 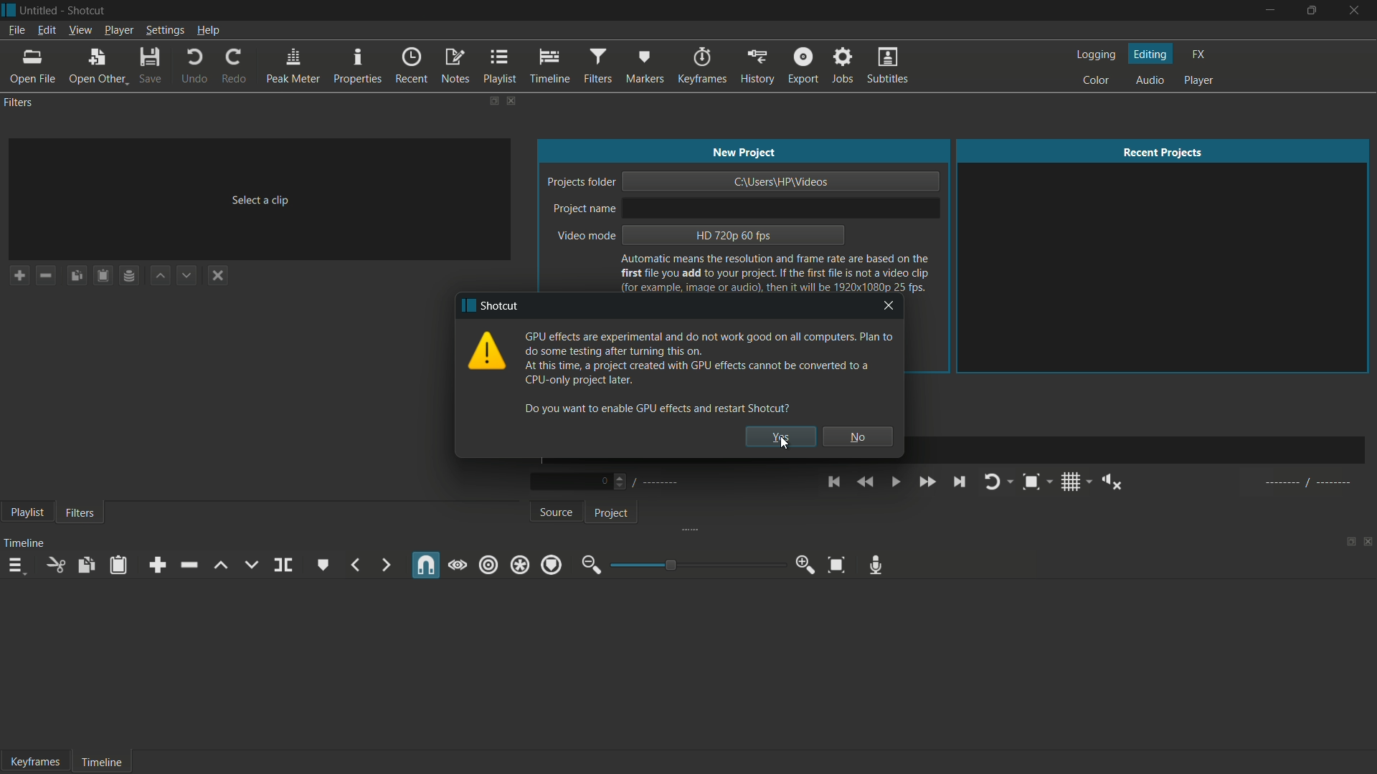 I want to click on open other, so click(x=101, y=67).